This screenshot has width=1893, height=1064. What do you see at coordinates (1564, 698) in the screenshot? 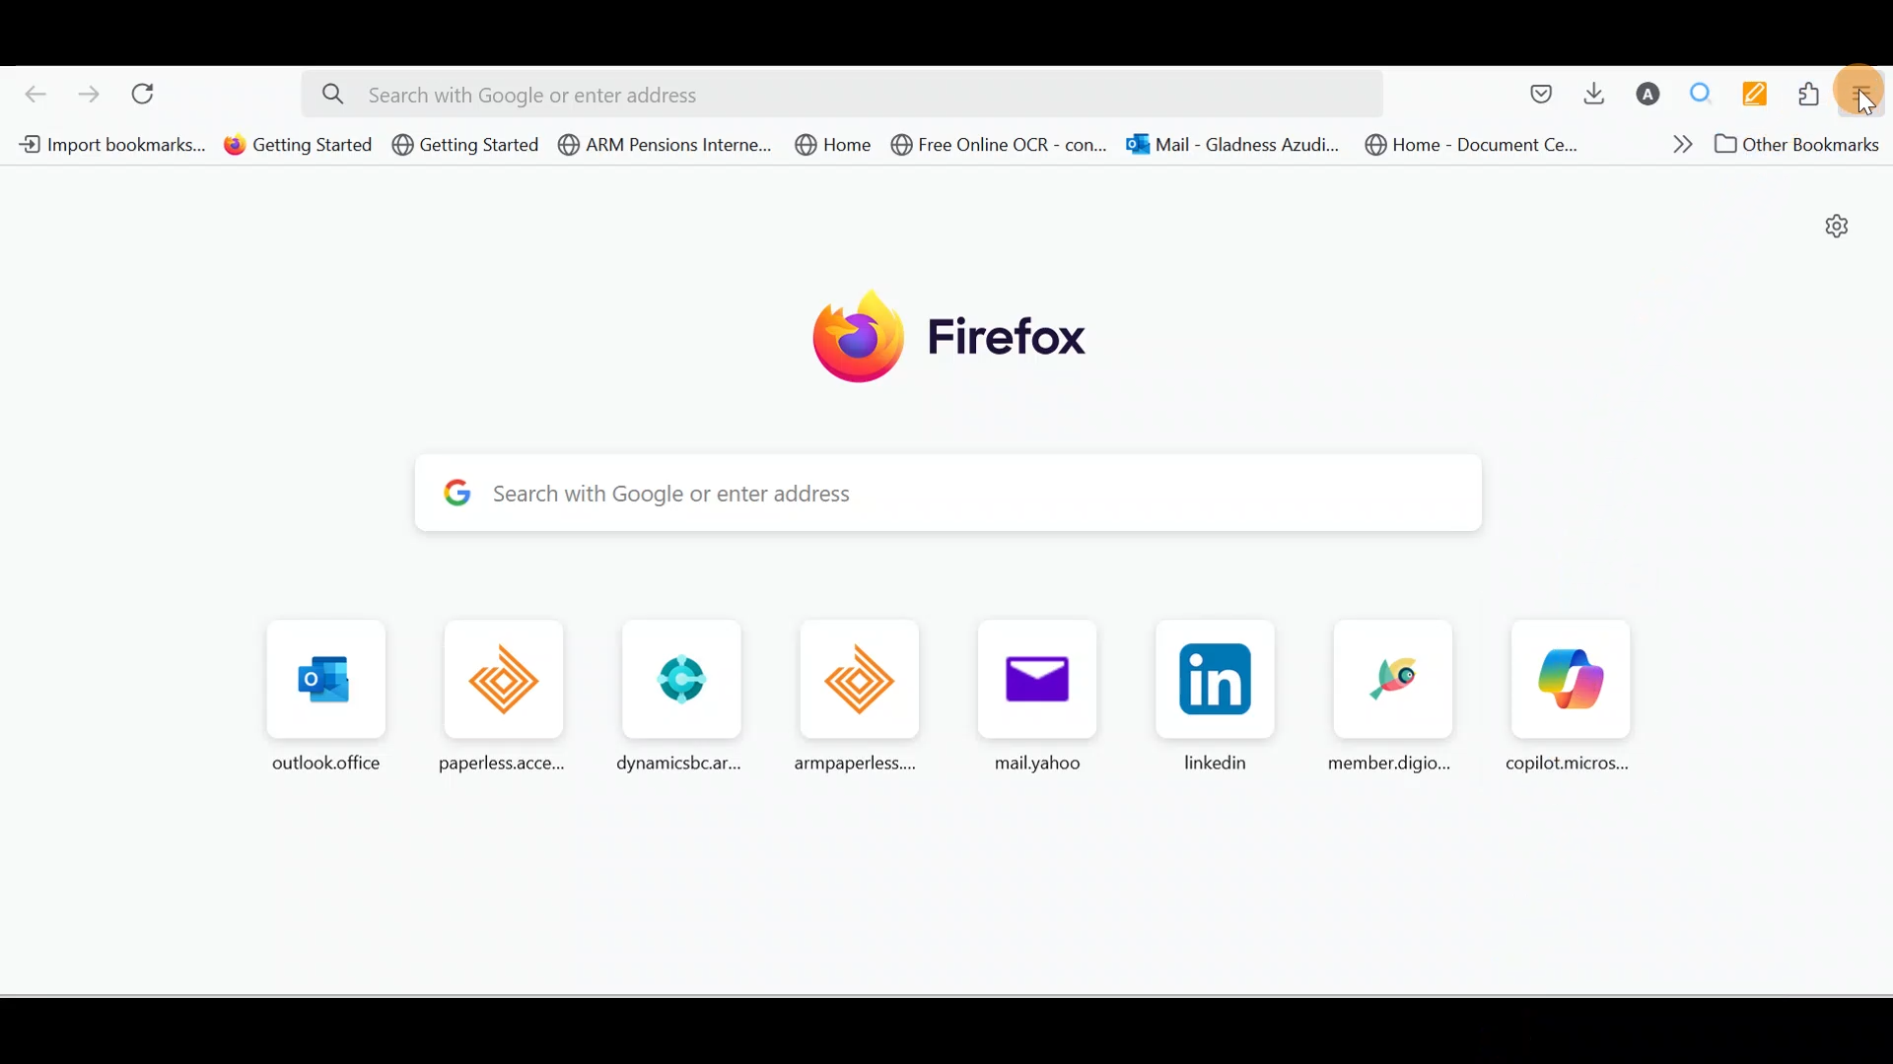
I see `copilot.micros...` at bounding box center [1564, 698].